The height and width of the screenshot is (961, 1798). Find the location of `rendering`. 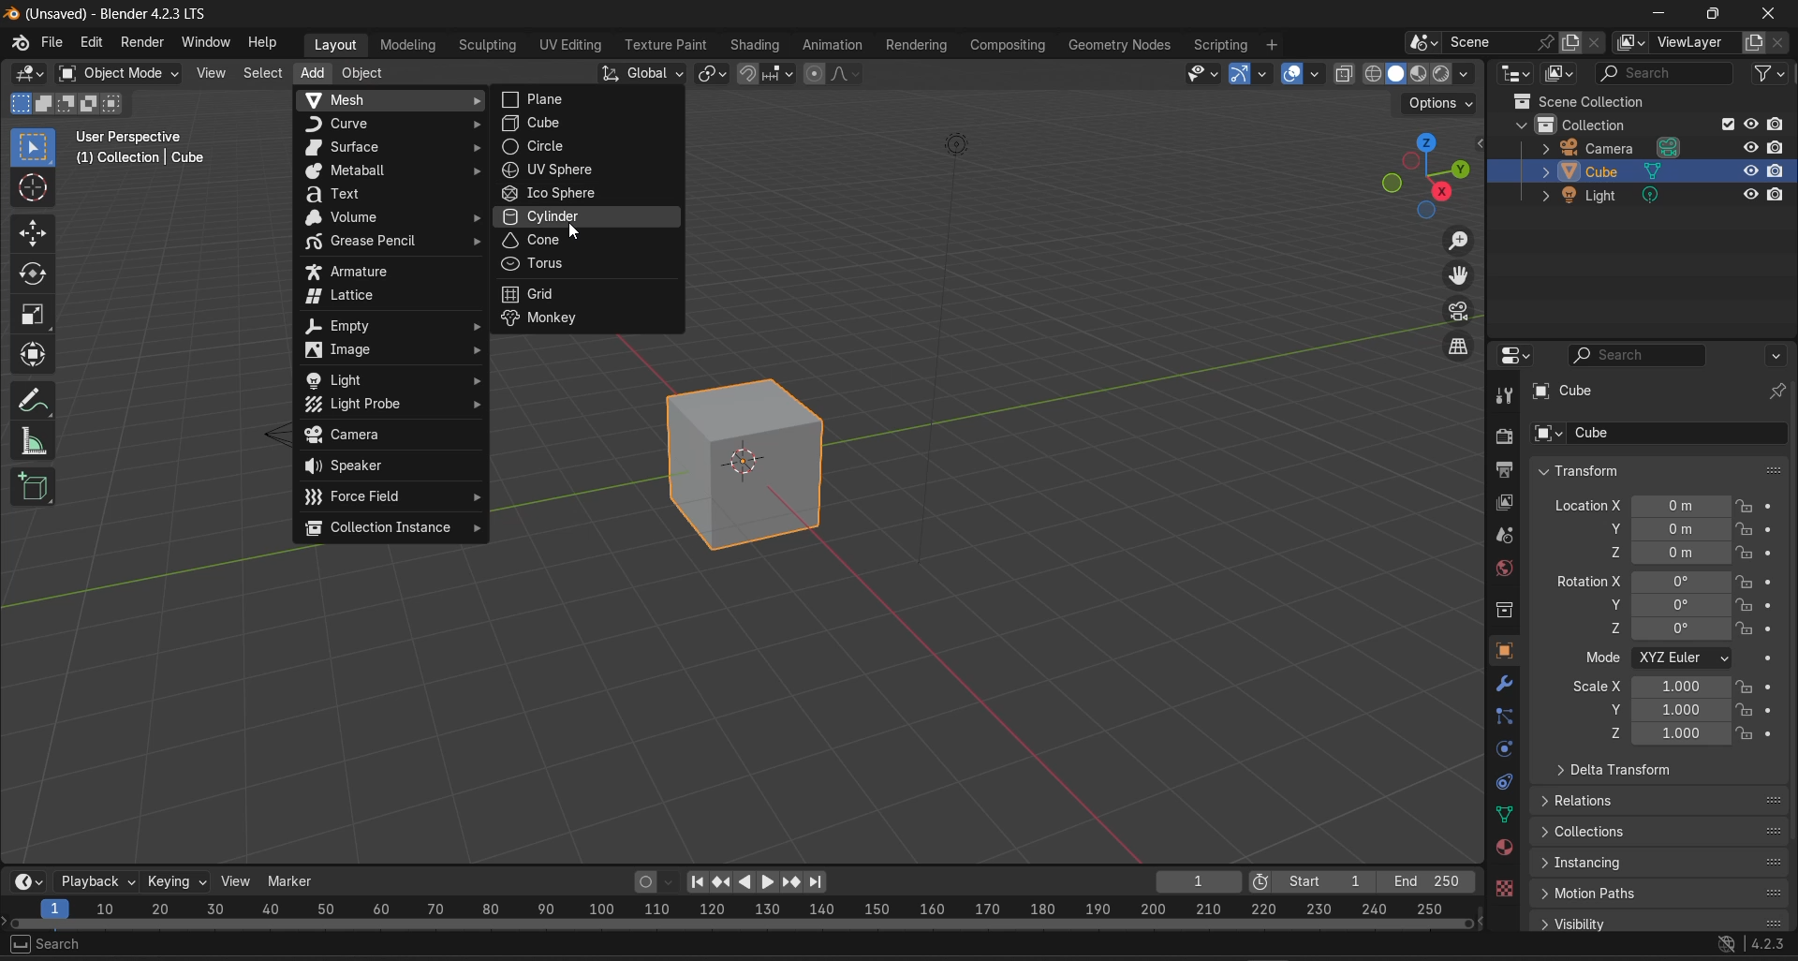

rendering is located at coordinates (921, 45).